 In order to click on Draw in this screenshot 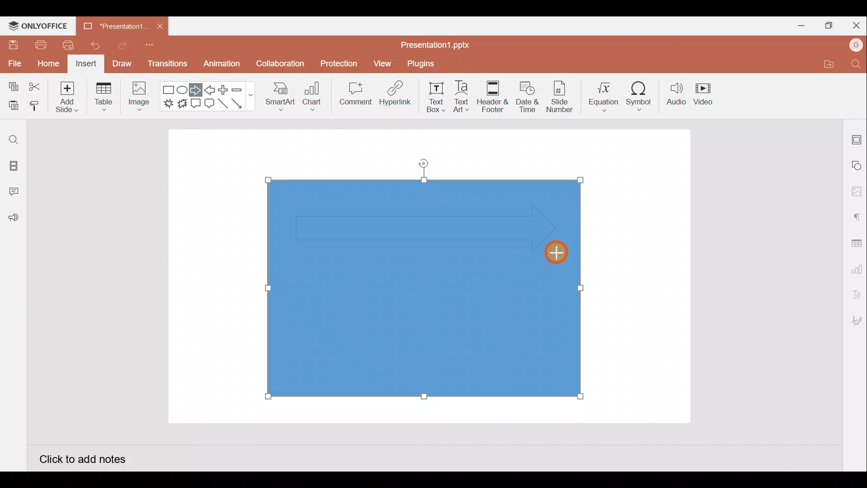, I will do `click(121, 63)`.